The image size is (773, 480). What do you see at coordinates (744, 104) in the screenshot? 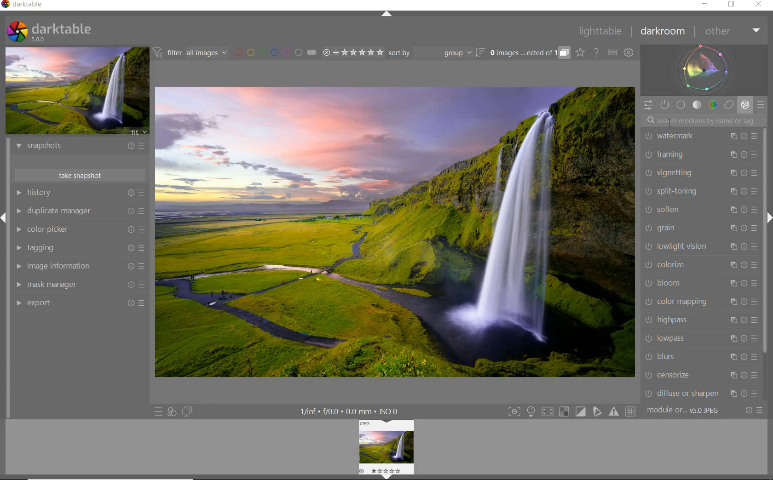
I see `effect` at bounding box center [744, 104].